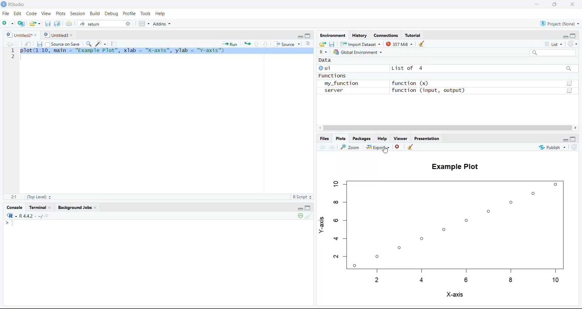  What do you see at coordinates (426, 138) in the screenshot?
I see `Presentation` at bounding box center [426, 138].